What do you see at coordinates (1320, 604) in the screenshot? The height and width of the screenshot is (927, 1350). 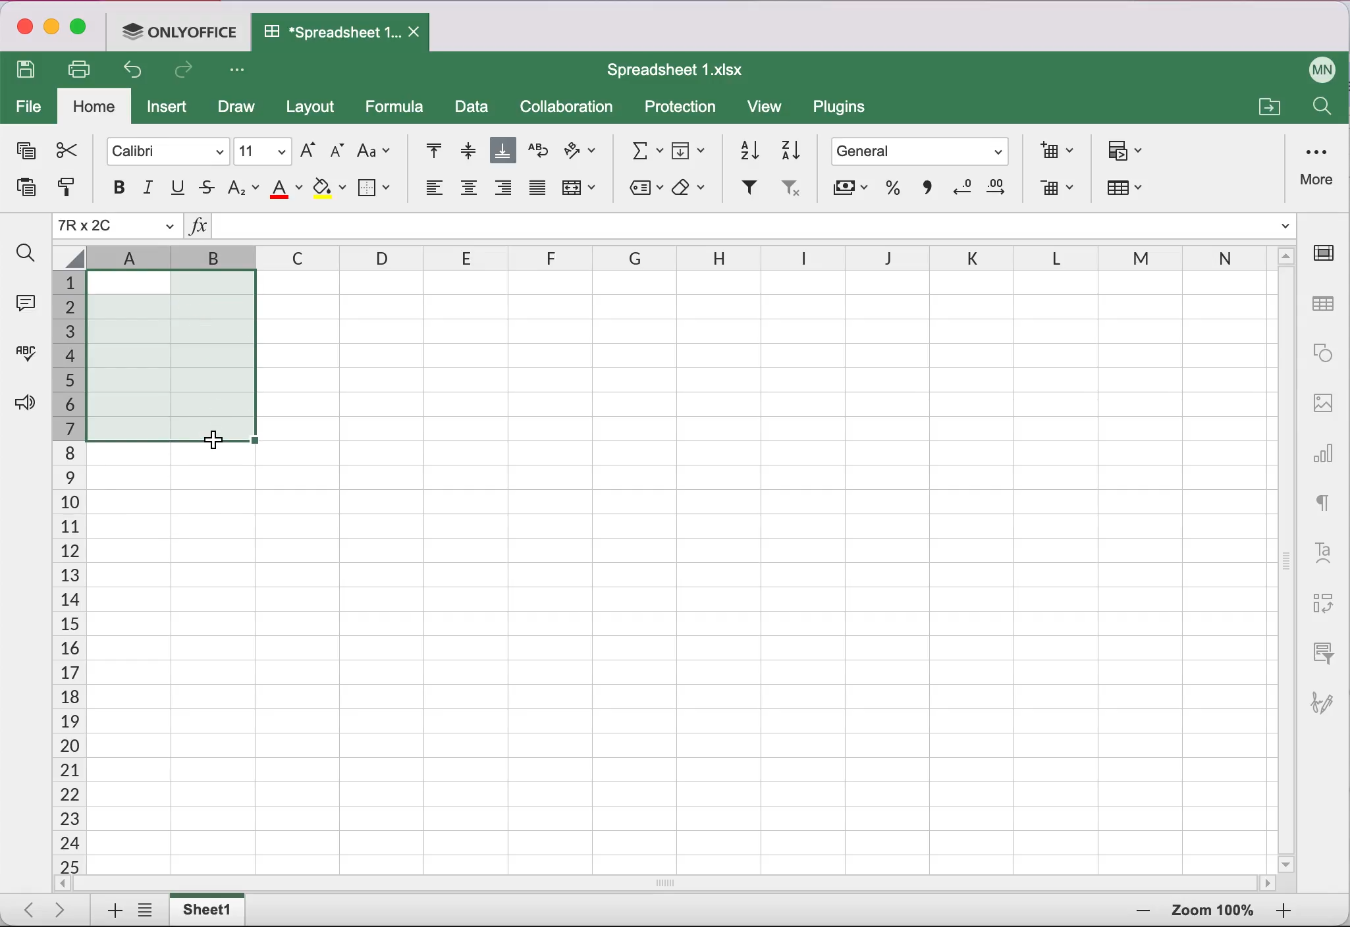 I see `pivot table` at bounding box center [1320, 604].